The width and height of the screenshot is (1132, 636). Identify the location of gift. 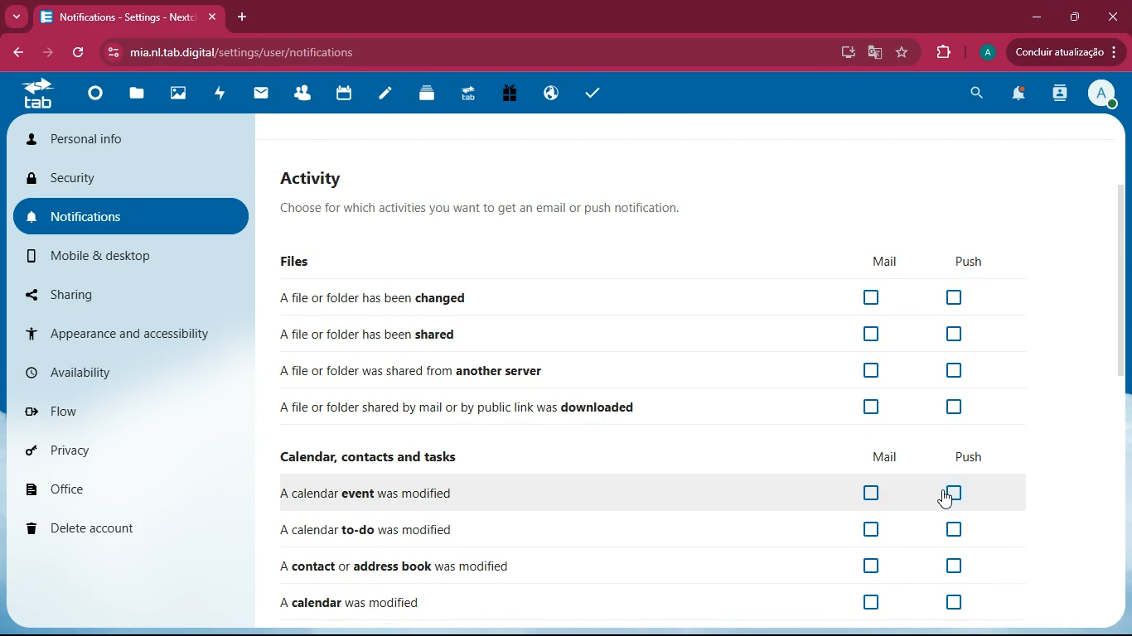
(510, 94).